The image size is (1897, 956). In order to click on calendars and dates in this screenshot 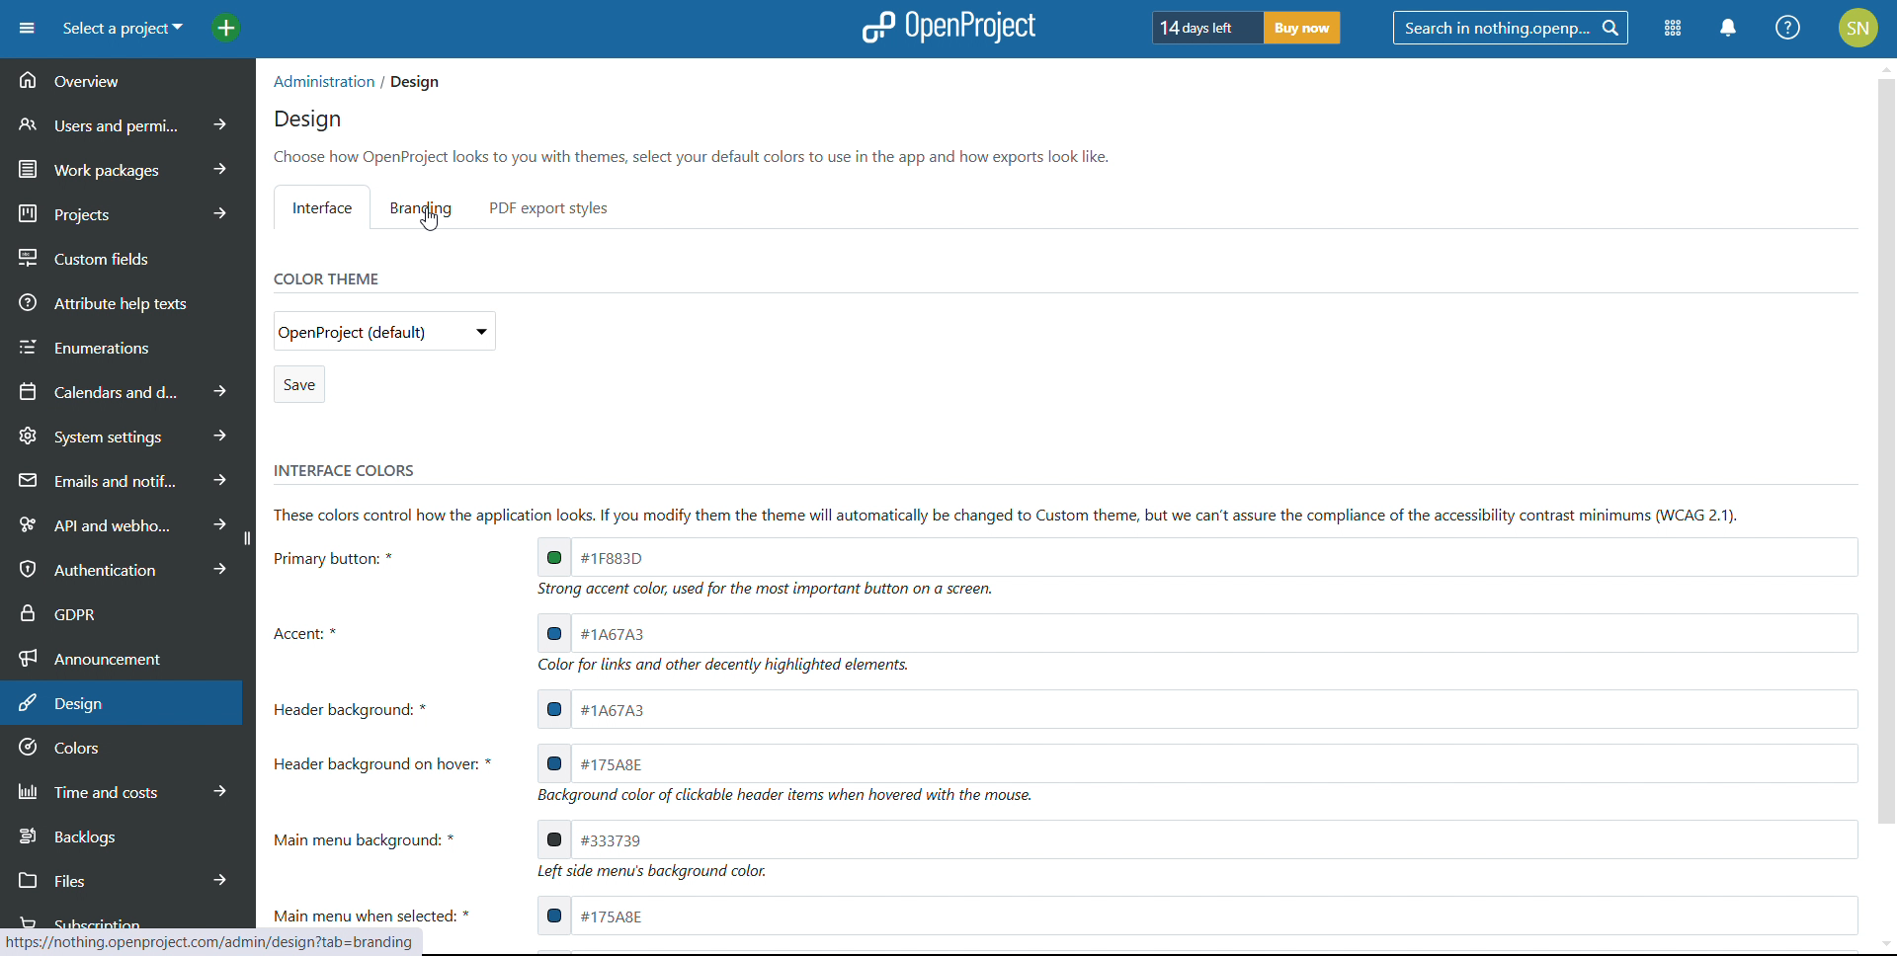, I will do `click(124, 390)`.